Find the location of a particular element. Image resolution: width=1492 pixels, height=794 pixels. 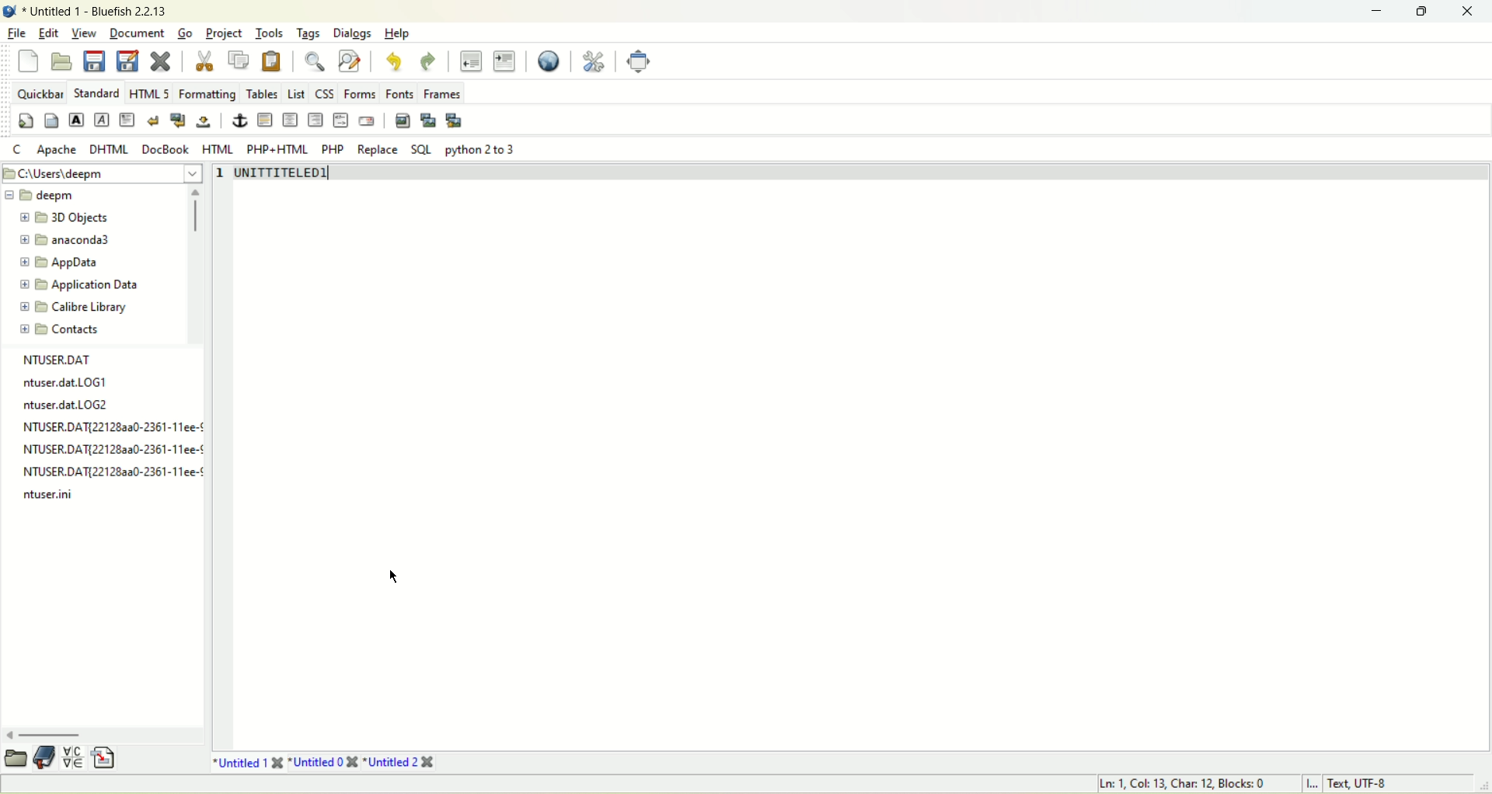

Strong is located at coordinates (75, 118).